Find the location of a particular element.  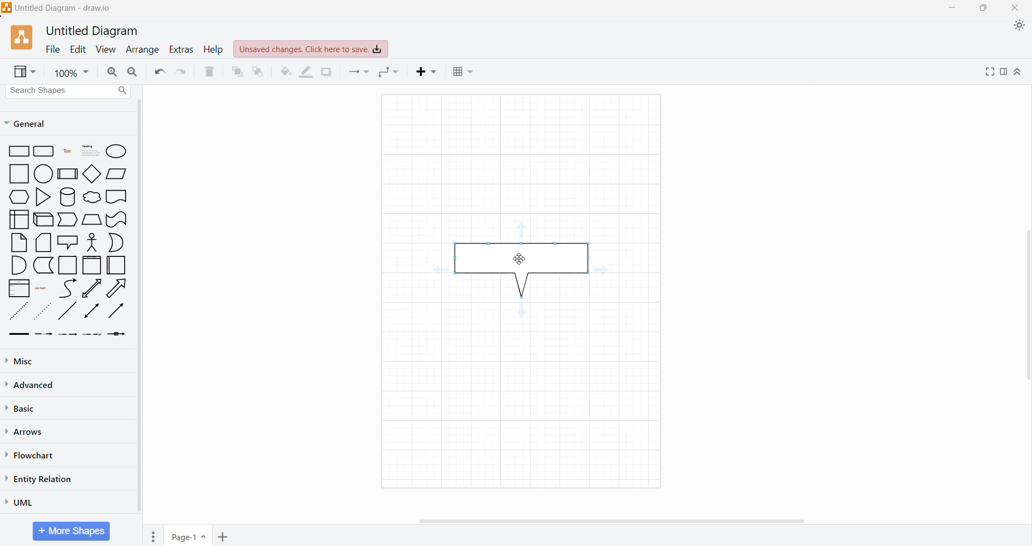

Zoom in is located at coordinates (113, 72).